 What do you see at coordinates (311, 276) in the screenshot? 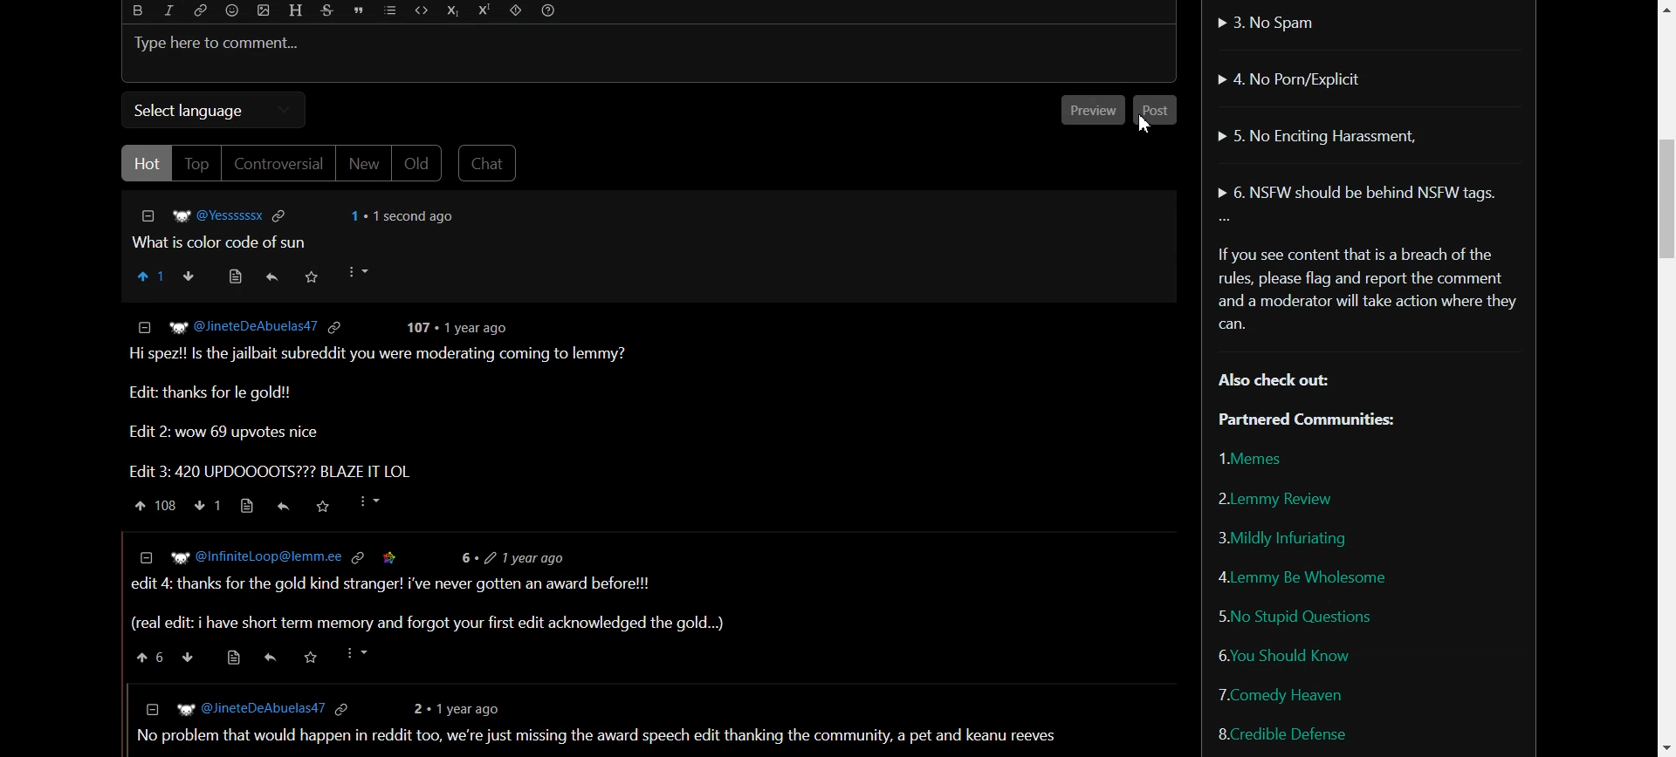
I see `Save` at bounding box center [311, 276].